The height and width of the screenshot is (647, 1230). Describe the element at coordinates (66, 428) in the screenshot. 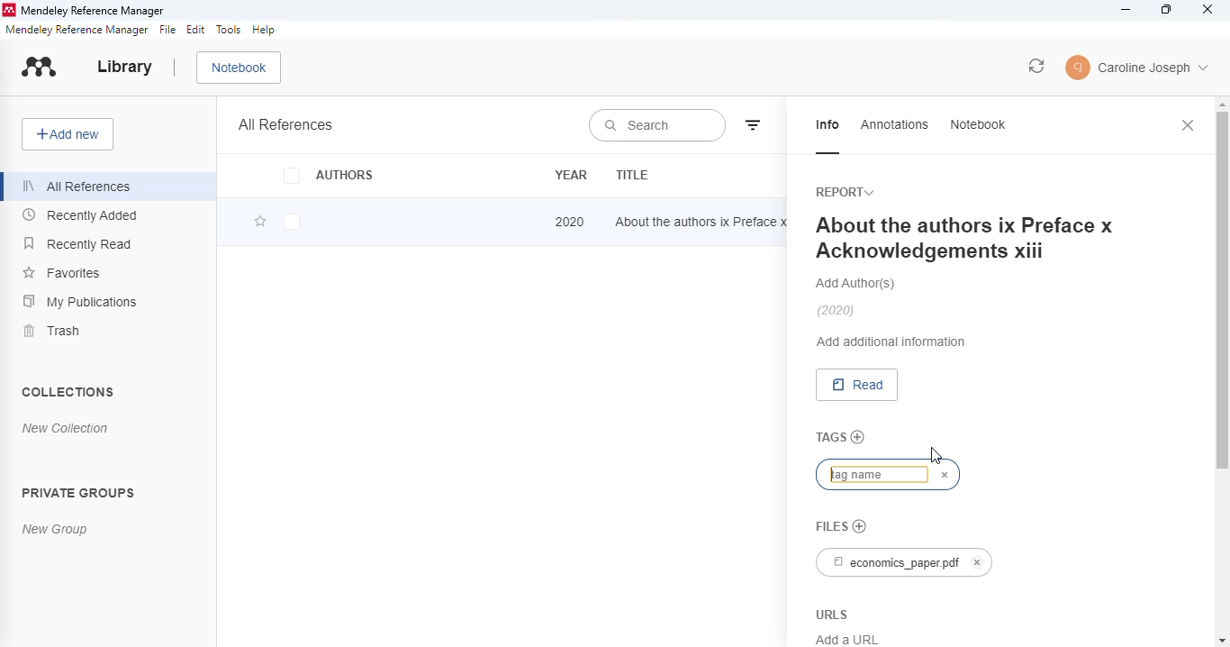

I see `new collection` at that location.